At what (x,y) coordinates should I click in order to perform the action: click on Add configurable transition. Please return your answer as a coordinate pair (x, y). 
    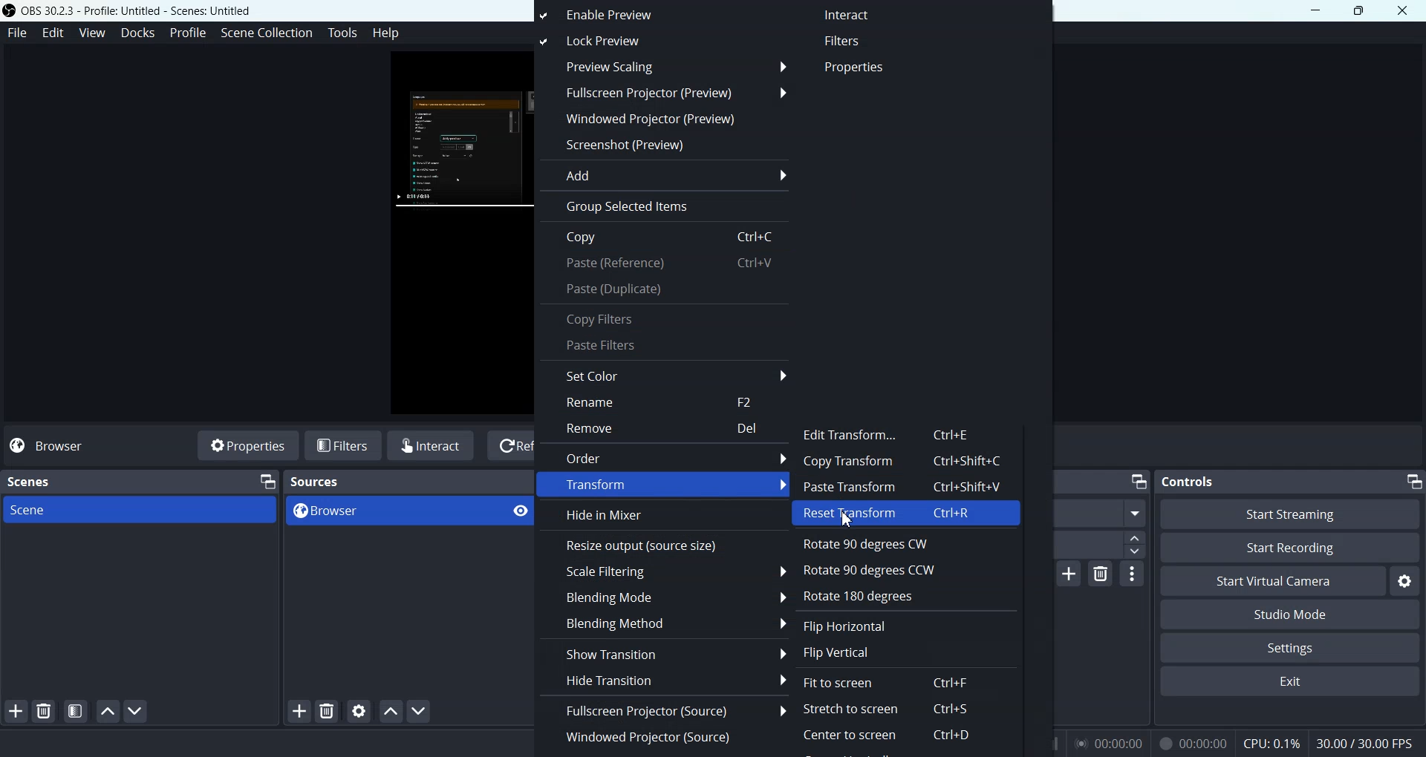
    Looking at the image, I should click on (1069, 574).